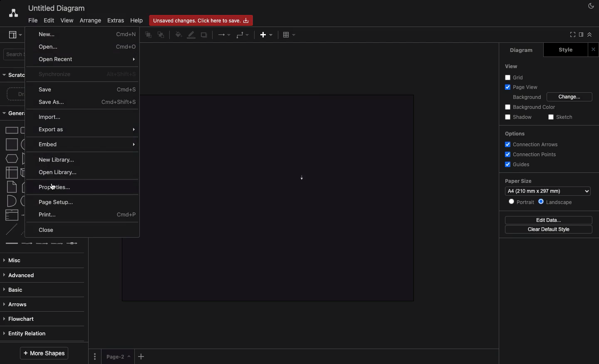 The width and height of the screenshot is (599, 364). Describe the element at coordinates (243, 35) in the screenshot. I see `Waypoints` at that location.